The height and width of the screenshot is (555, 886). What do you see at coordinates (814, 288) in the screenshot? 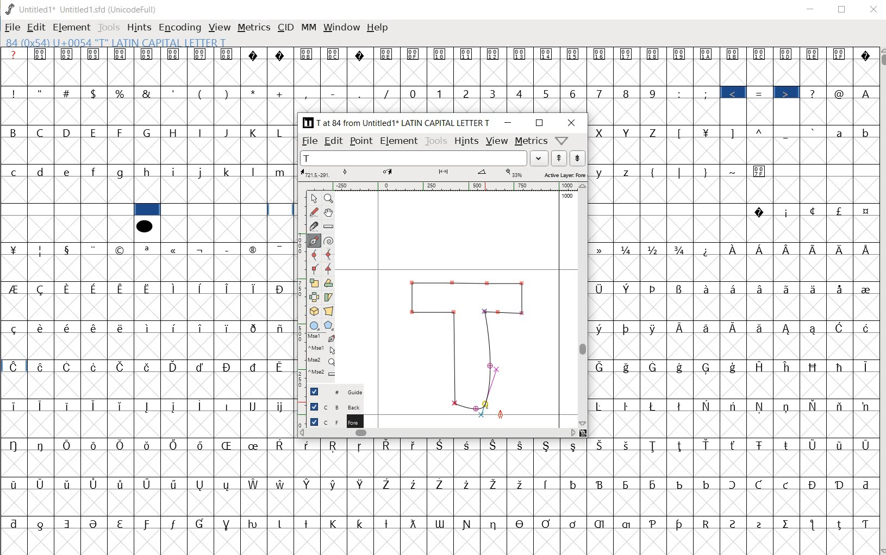
I see `Symbol` at bounding box center [814, 288].